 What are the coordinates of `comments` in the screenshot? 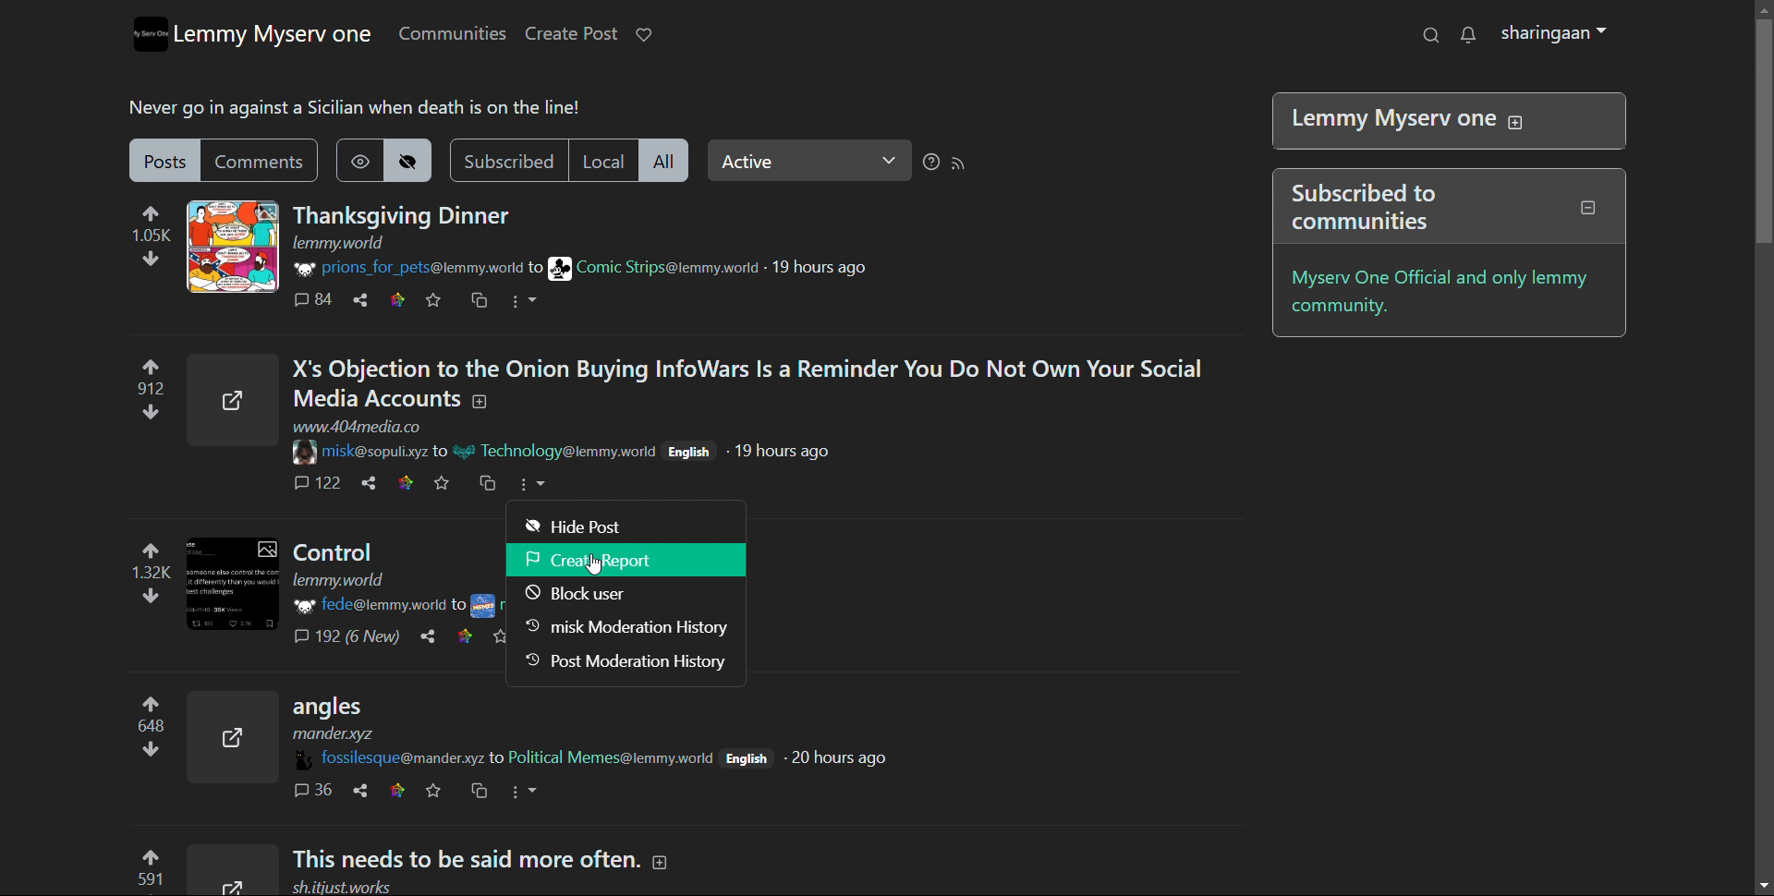 It's located at (310, 791).